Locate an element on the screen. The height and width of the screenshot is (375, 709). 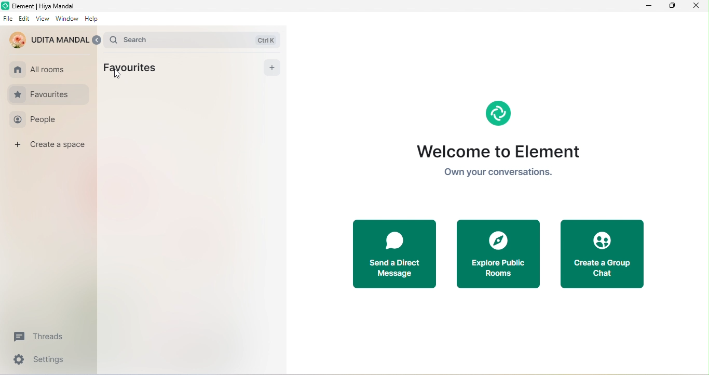
thread is located at coordinates (43, 337).